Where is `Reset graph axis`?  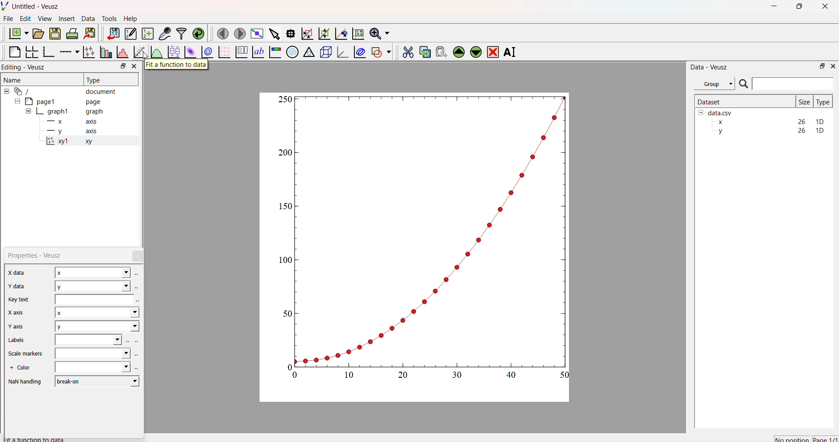 Reset graph axis is located at coordinates (357, 33).